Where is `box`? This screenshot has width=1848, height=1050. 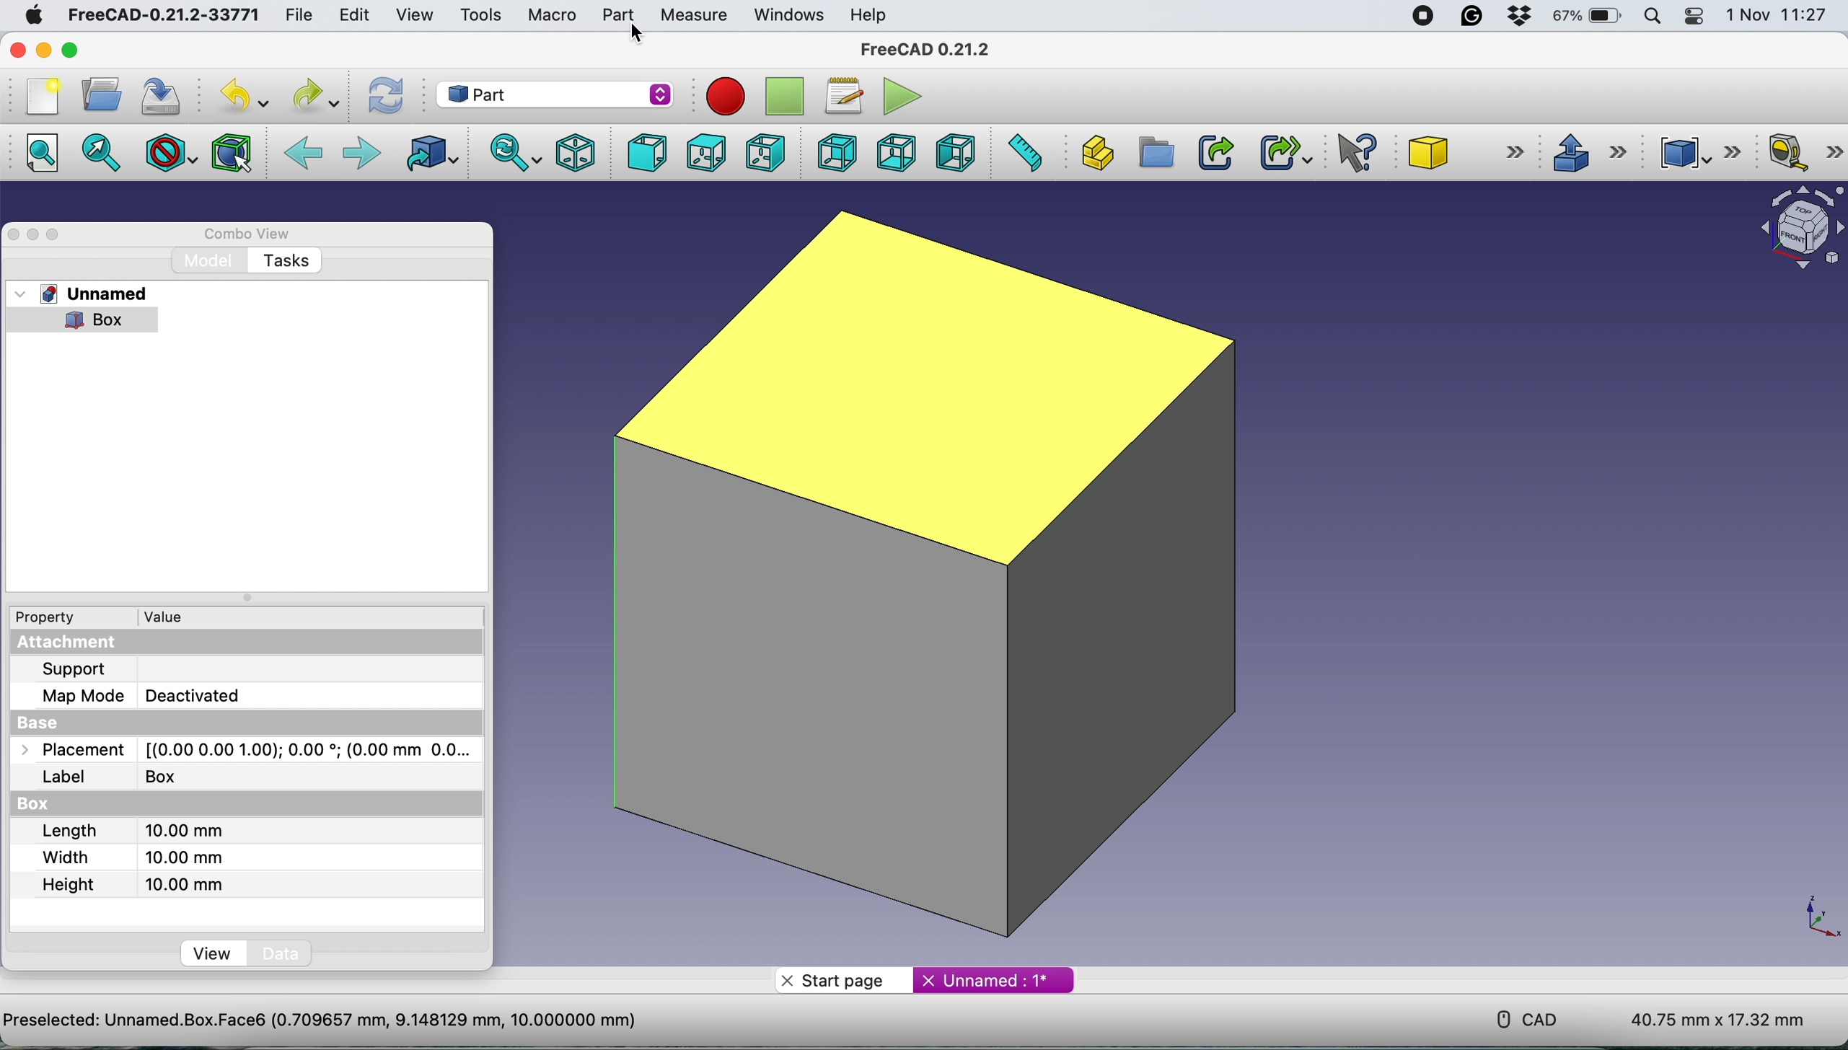 box is located at coordinates (73, 806).